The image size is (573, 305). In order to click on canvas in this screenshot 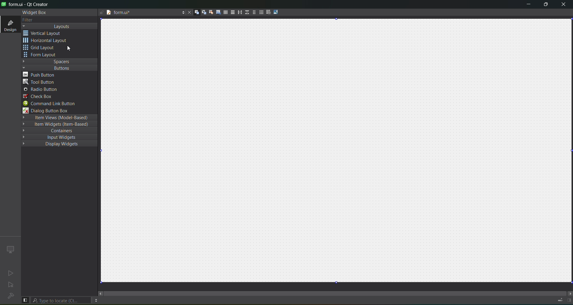, I will do `click(340, 151)`.